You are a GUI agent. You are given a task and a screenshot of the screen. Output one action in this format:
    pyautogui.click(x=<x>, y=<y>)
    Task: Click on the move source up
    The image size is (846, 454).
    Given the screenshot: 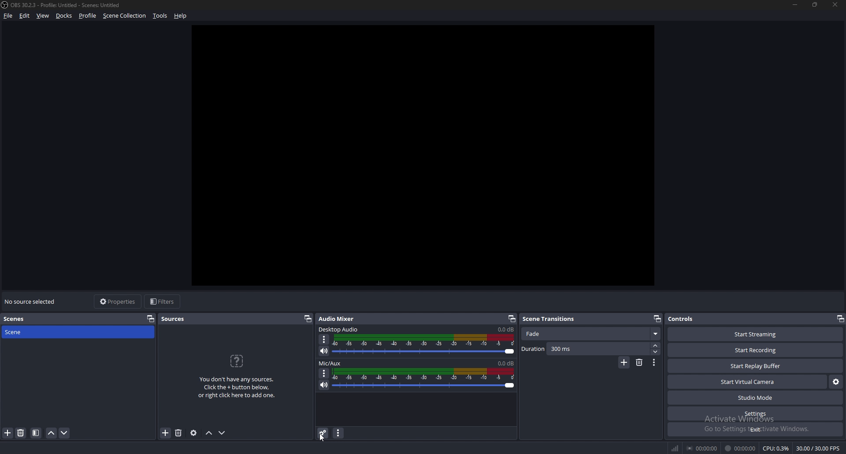 What is the action you would take?
    pyautogui.click(x=210, y=433)
    